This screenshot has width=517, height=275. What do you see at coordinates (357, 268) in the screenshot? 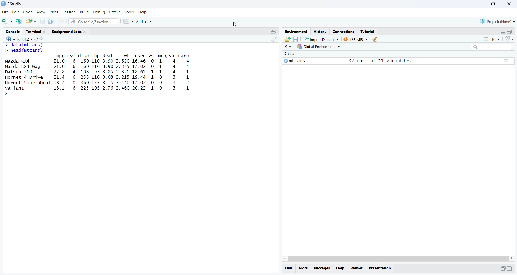
I see `viewer` at bounding box center [357, 268].